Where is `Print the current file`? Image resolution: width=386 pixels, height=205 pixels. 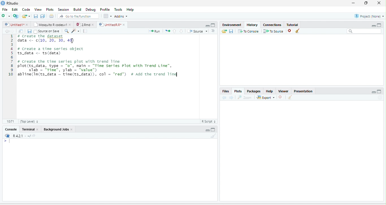 Print the current file is located at coordinates (51, 16).